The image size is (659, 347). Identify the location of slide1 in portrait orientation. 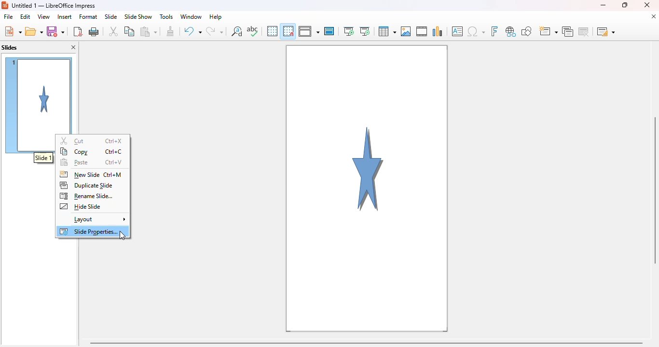
(367, 188).